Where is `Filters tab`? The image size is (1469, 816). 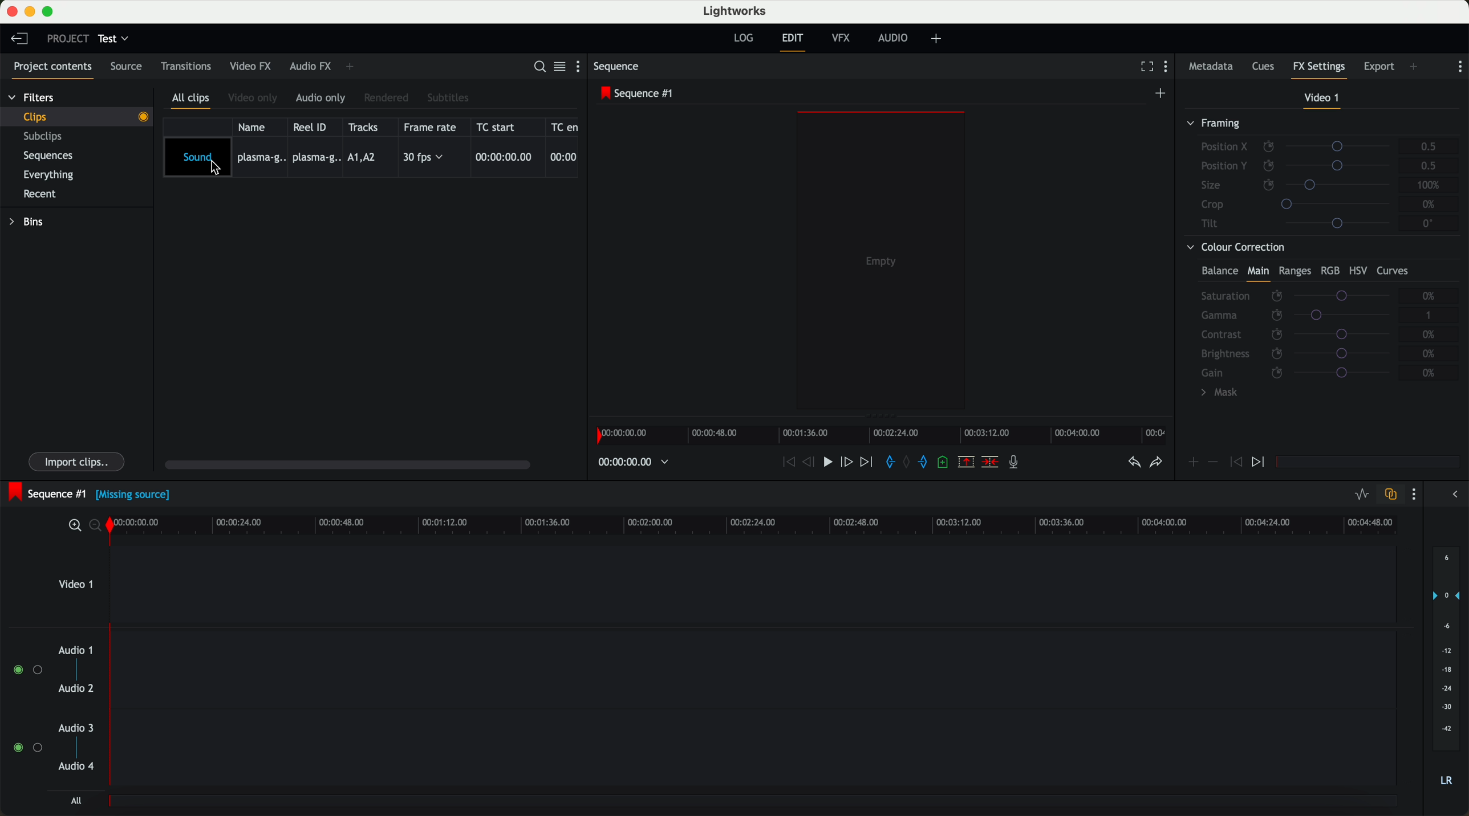 Filters tab is located at coordinates (31, 99).